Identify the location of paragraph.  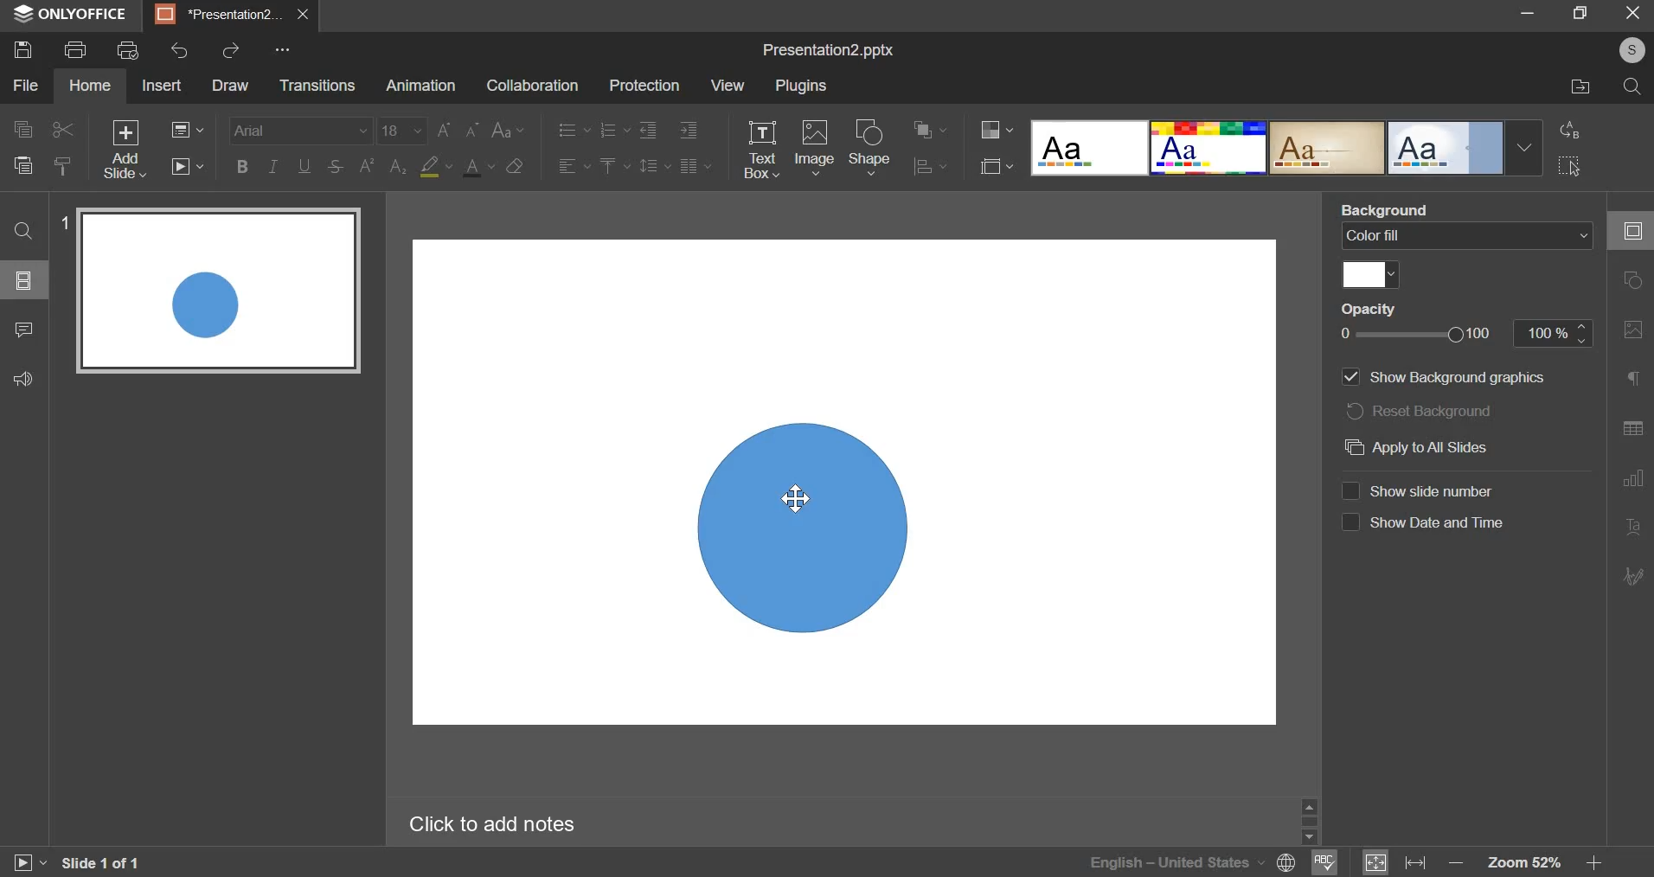
(698, 165).